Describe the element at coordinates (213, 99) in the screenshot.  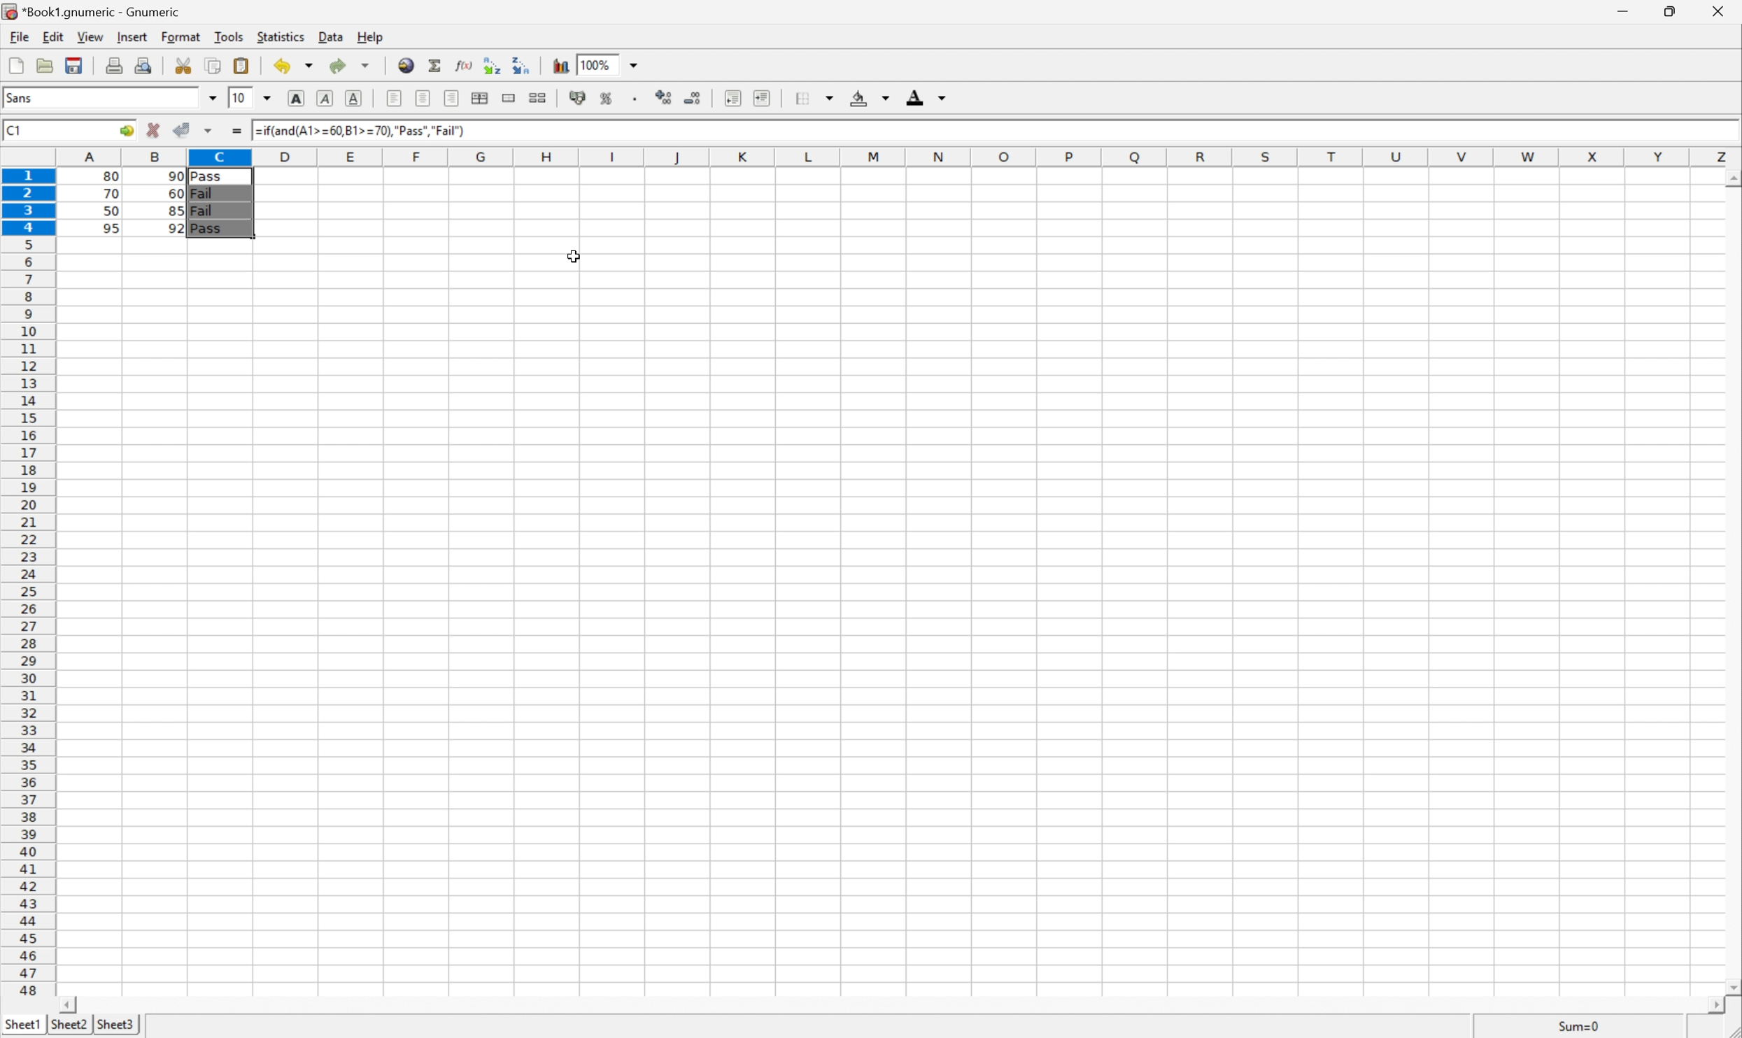
I see `Drop Down` at that location.